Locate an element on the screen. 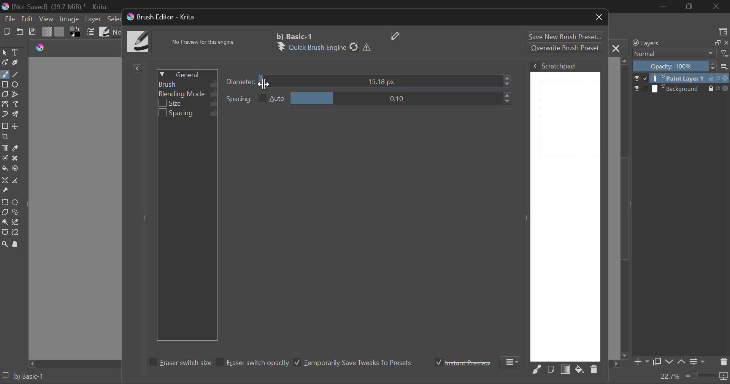 Image resolution: width=730 pixels, height=384 pixels. Save is located at coordinates (33, 32).